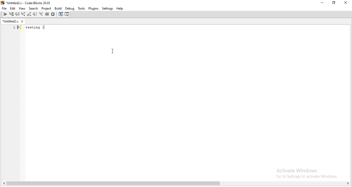 This screenshot has width=352, height=187. Describe the element at coordinates (11, 14) in the screenshot. I see `run to cursor` at that location.